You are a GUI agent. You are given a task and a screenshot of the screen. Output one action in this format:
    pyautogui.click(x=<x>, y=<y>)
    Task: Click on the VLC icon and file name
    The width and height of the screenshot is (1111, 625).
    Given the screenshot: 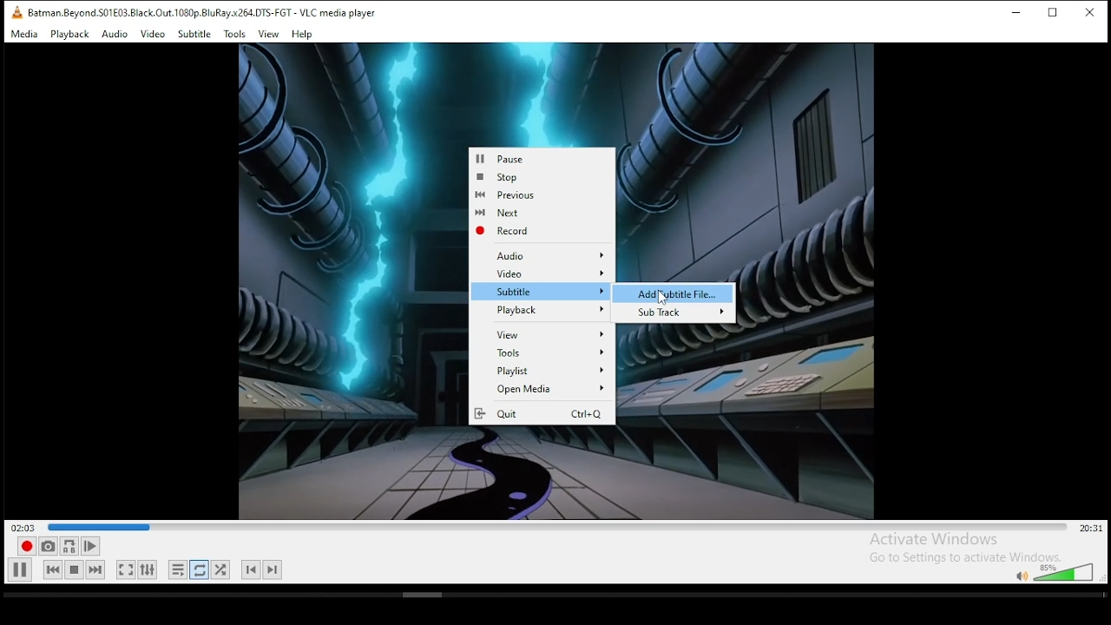 What is the action you would take?
    pyautogui.click(x=189, y=12)
    